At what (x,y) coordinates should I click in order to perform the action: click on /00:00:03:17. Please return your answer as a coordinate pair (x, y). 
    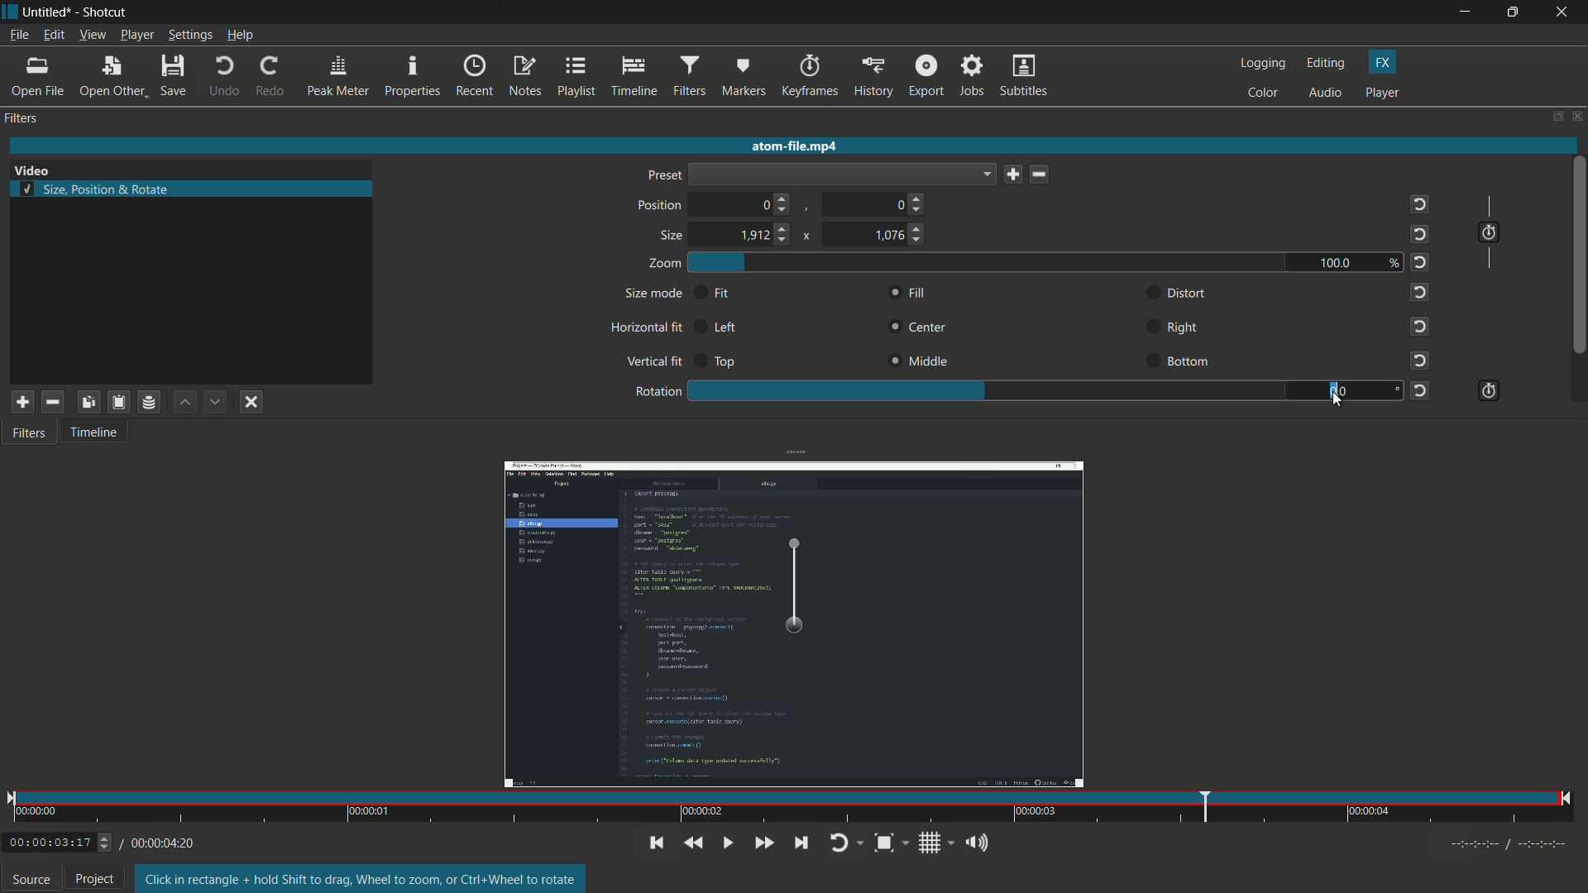
    Looking at the image, I should click on (55, 843).